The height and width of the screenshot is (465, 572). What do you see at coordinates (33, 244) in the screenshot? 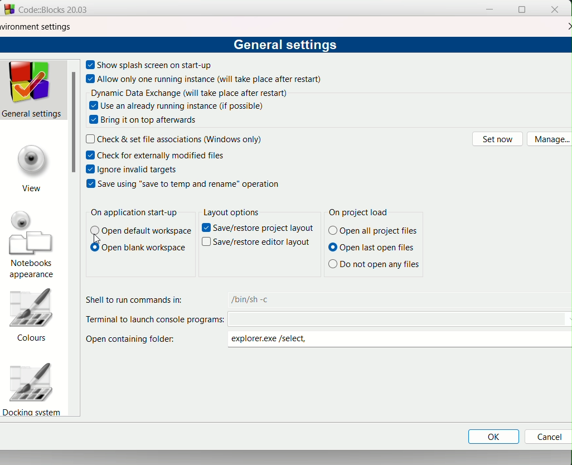
I see `notebooks apperances` at bounding box center [33, 244].